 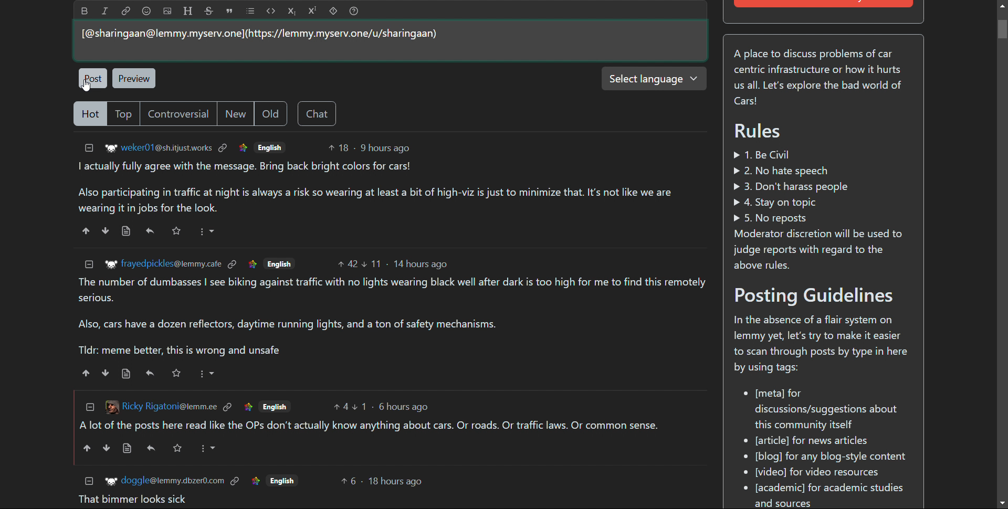 I want to click on link, so click(x=126, y=12).